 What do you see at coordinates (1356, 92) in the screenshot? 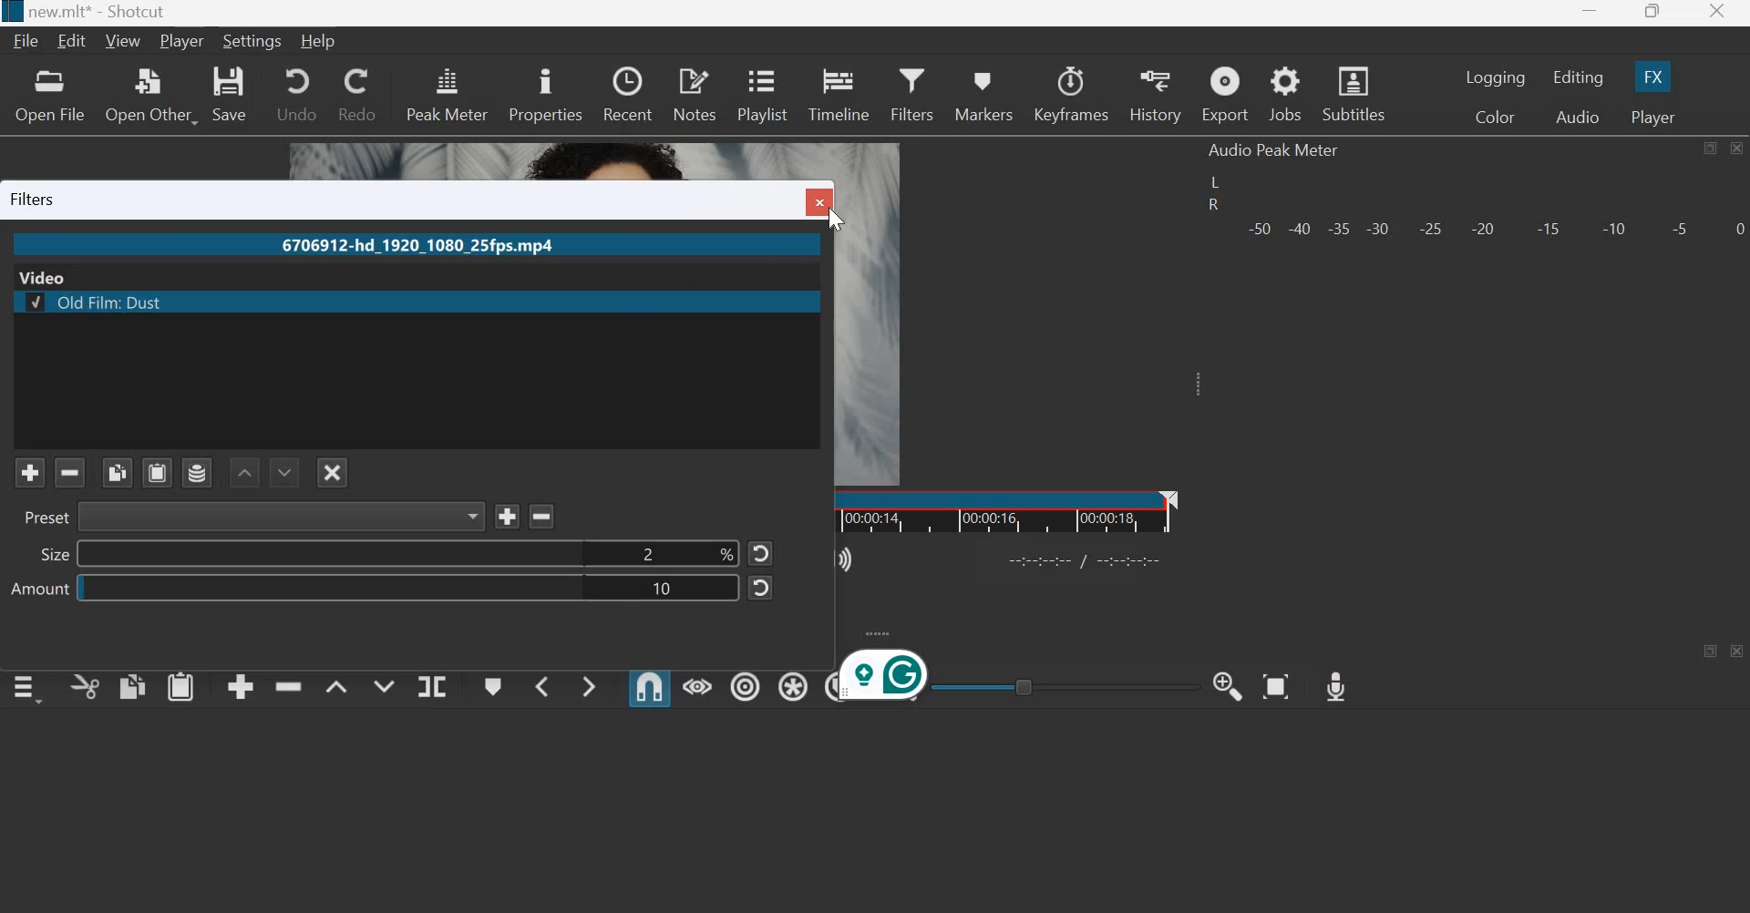
I see `Subtitles` at bounding box center [1356, 92].